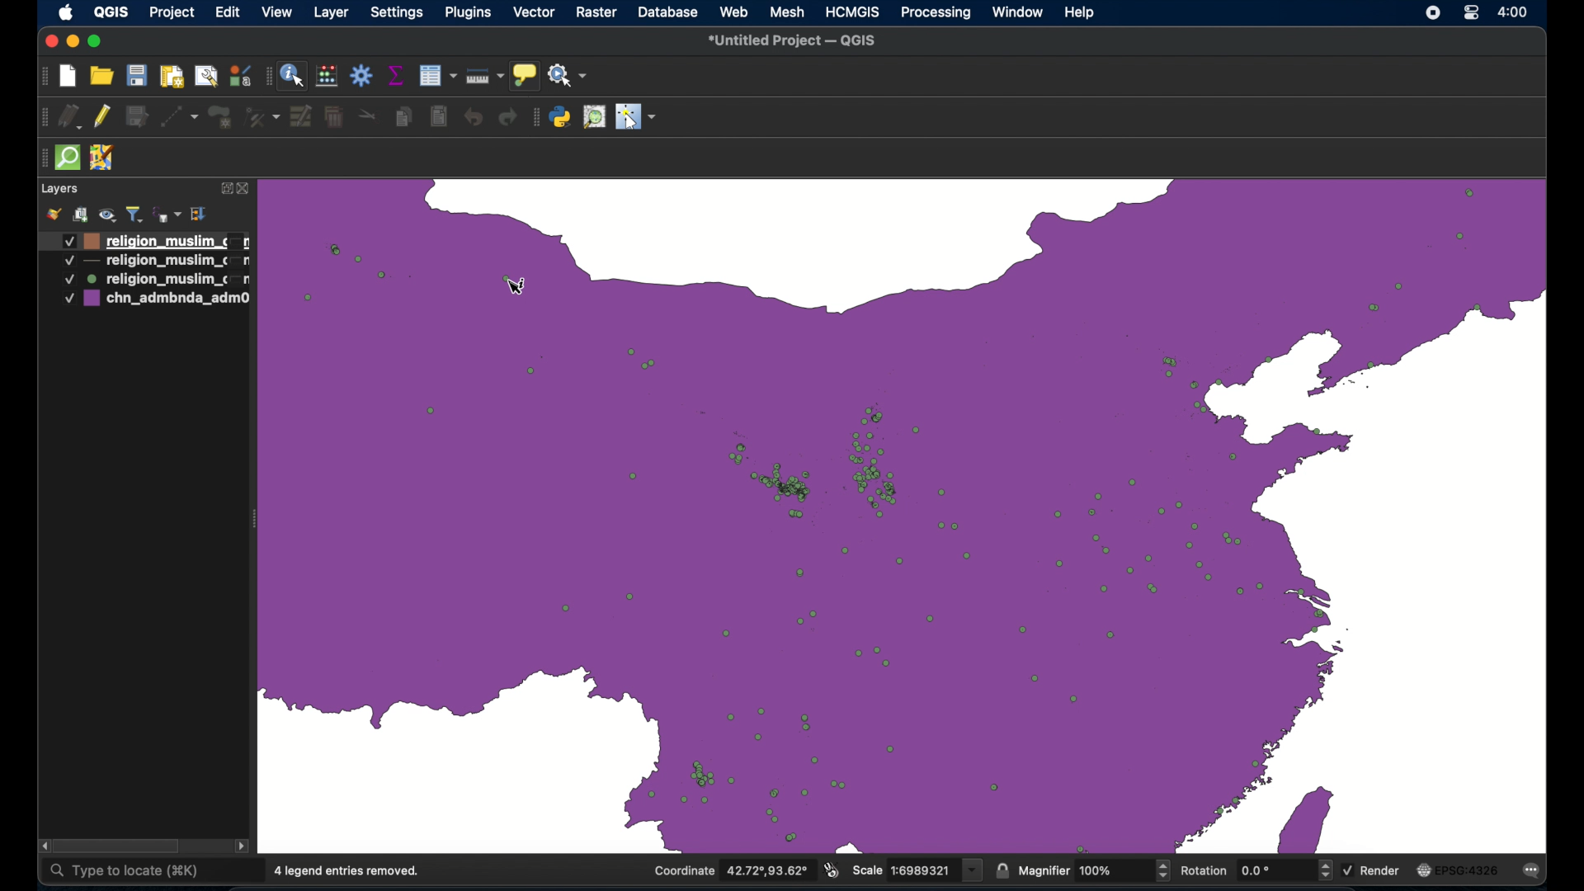 Image resolution: width=1584 pixels, height=891 pixels. What do you see at coordinates (97, 42) in the screenshot?
I see `maximize` at bounding box center [97, 42].